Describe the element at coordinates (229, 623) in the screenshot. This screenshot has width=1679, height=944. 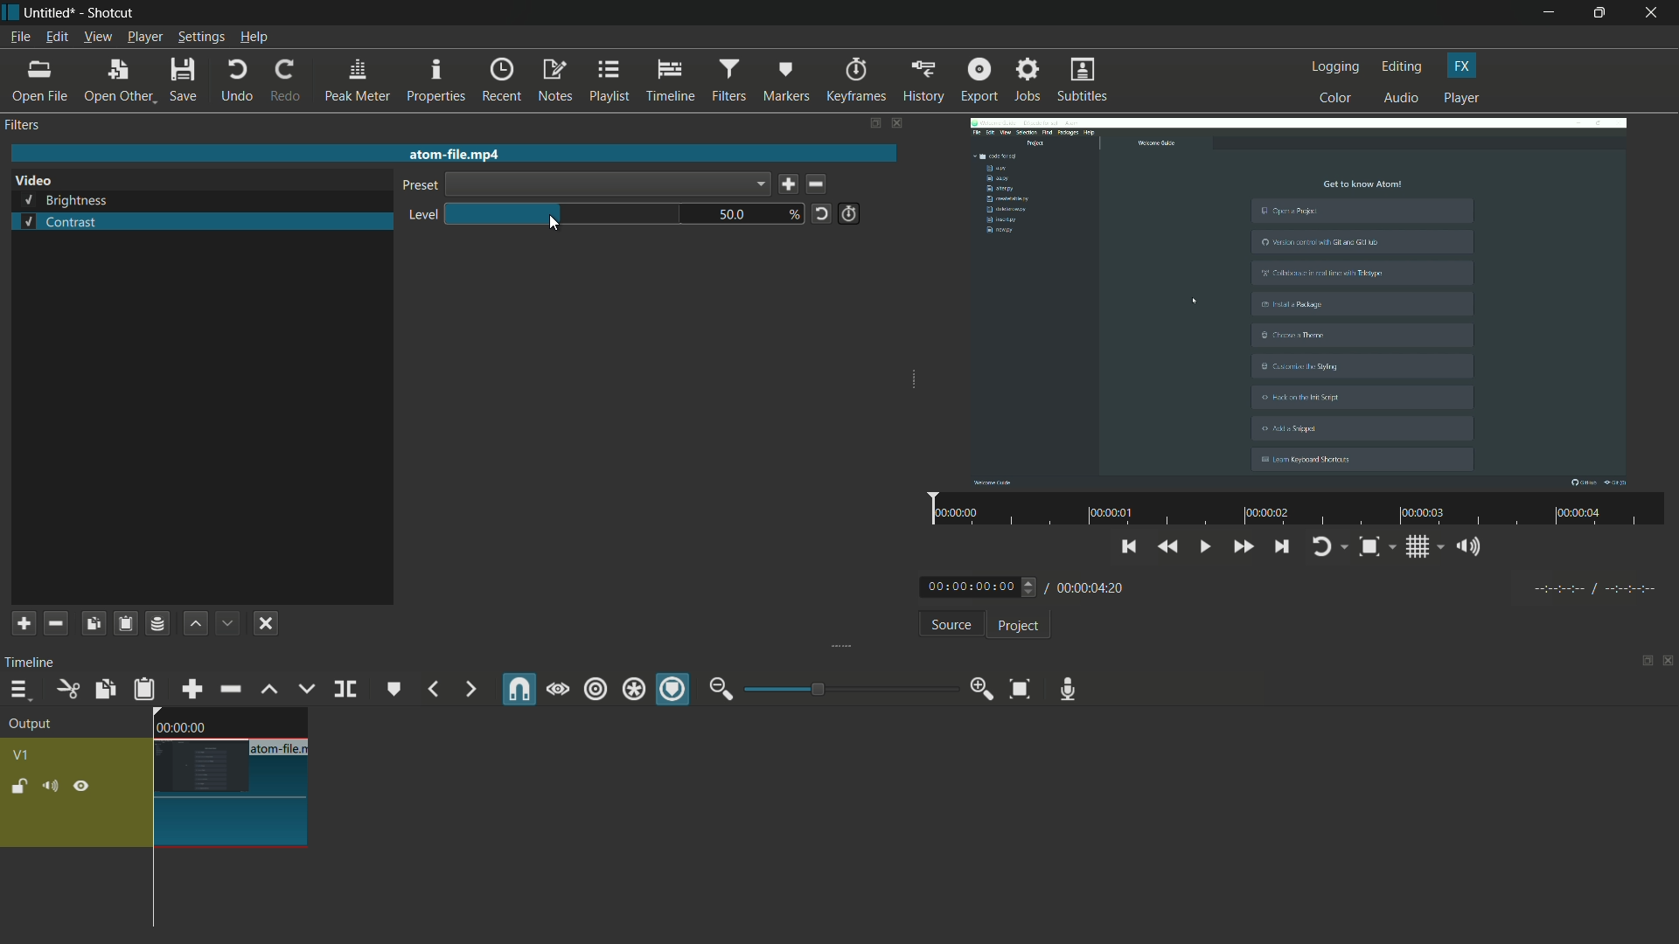
I see `move filter down` at that location.